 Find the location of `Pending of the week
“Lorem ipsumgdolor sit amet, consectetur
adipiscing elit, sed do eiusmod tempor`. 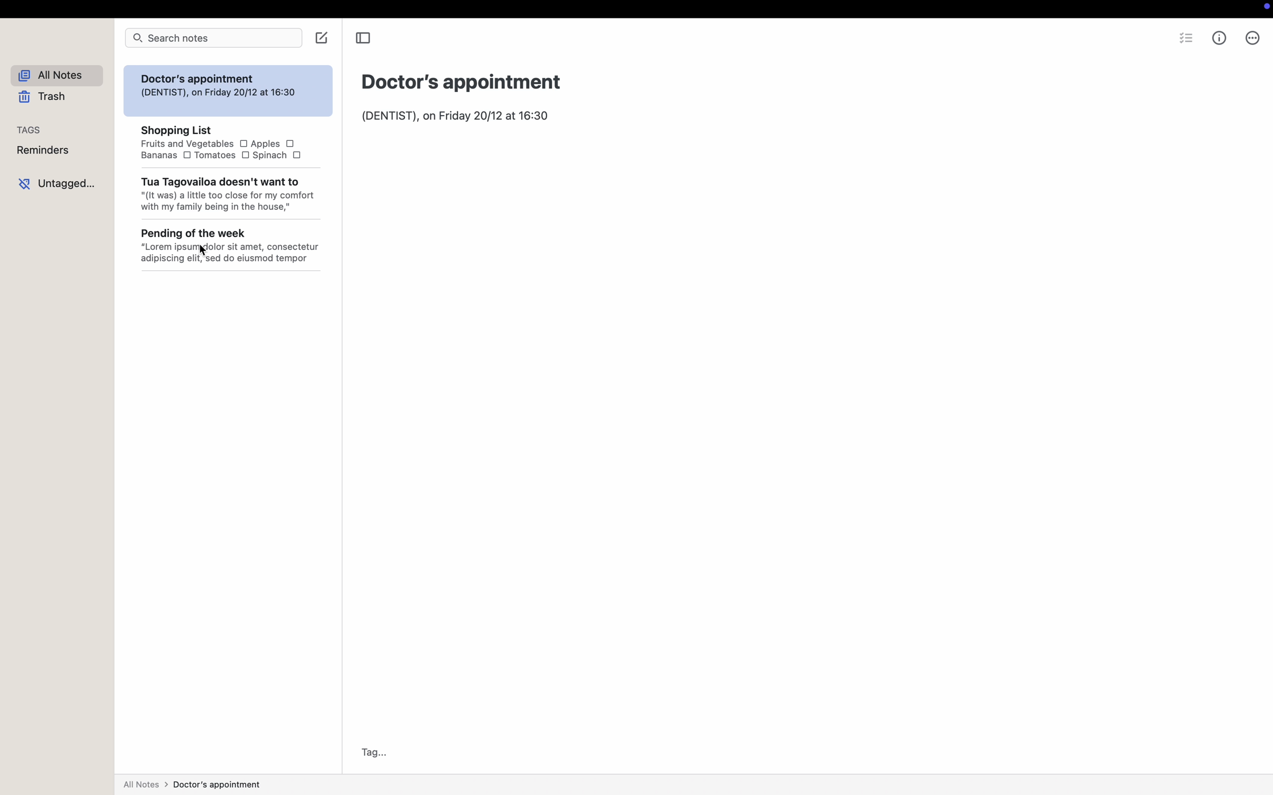

Pending of the week
“Lorem ipsumgdolor sit amet, consectetur
adipiscing elit, sed do eiusmod tempor is located at coordinates (225, 247).